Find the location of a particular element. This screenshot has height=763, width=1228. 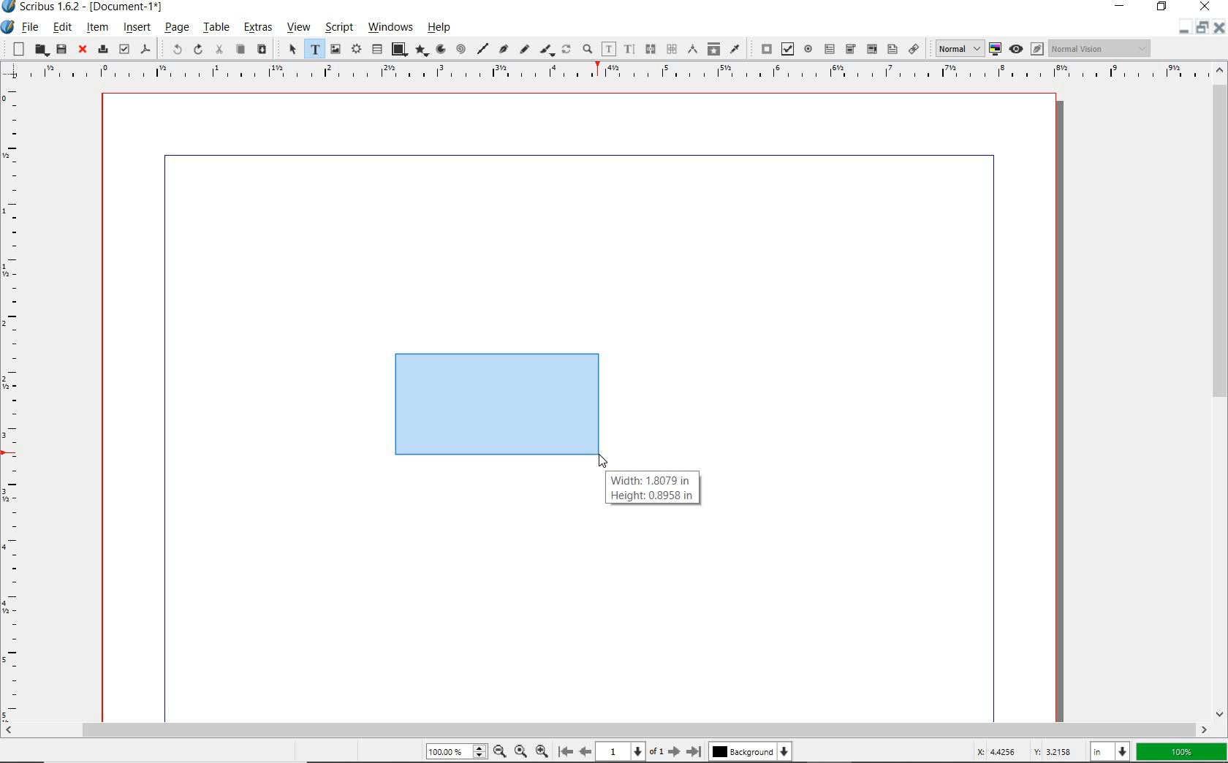

pdf combo box is located at coordinates (850, 50).